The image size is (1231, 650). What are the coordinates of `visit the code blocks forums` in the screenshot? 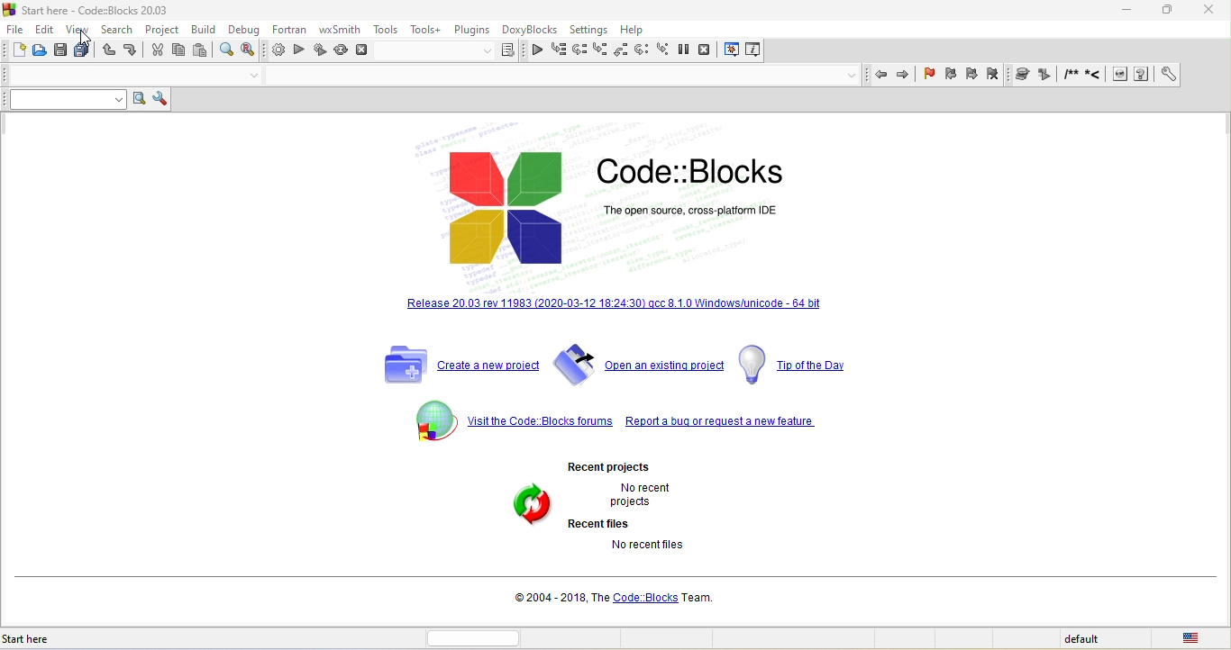 It's located at (507, 419).